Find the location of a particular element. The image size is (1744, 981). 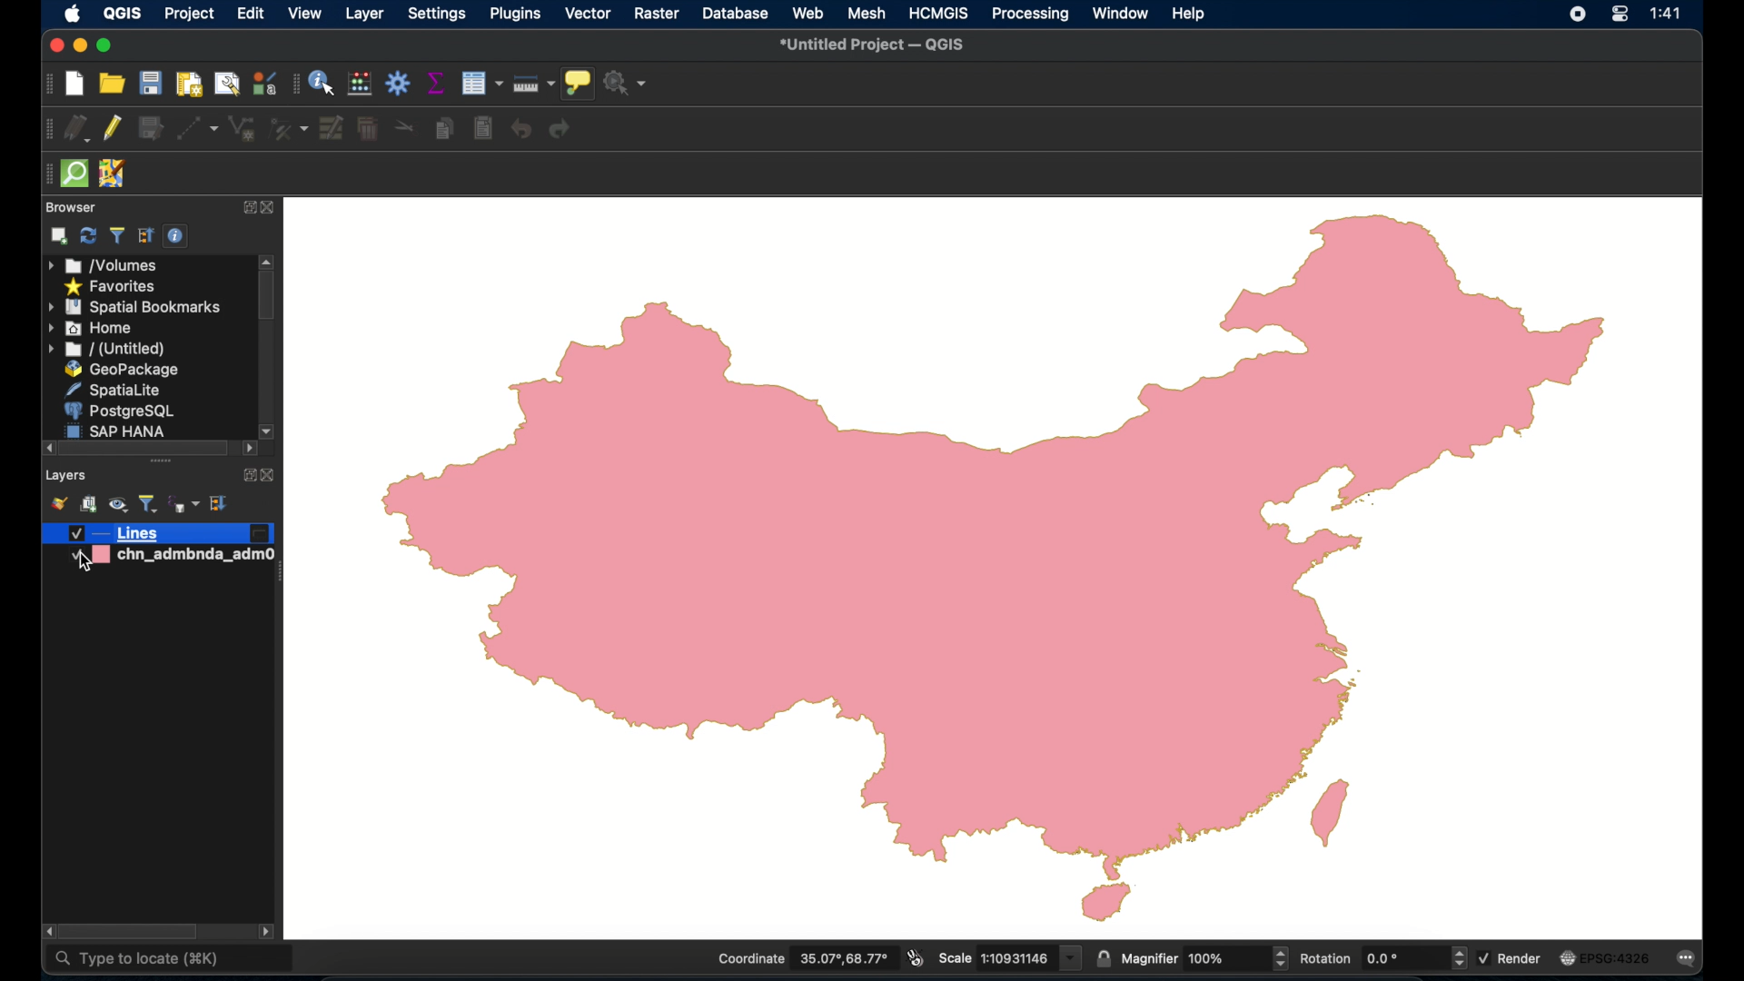

lines layer 2 is located at coordinates (158, 534).